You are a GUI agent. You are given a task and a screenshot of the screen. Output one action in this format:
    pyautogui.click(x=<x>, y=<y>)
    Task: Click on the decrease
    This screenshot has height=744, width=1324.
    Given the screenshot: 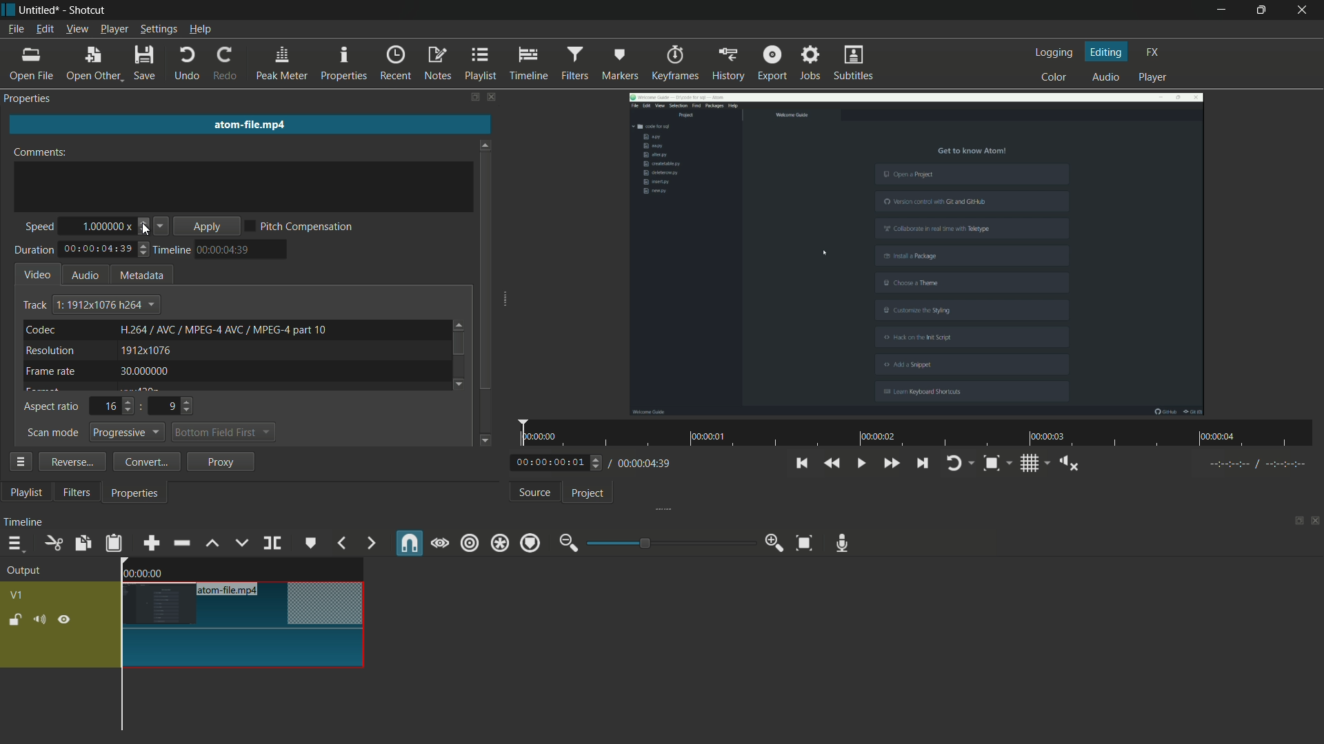 What is the action you would take?
    pyautogui.click(x=162, y=227)
    